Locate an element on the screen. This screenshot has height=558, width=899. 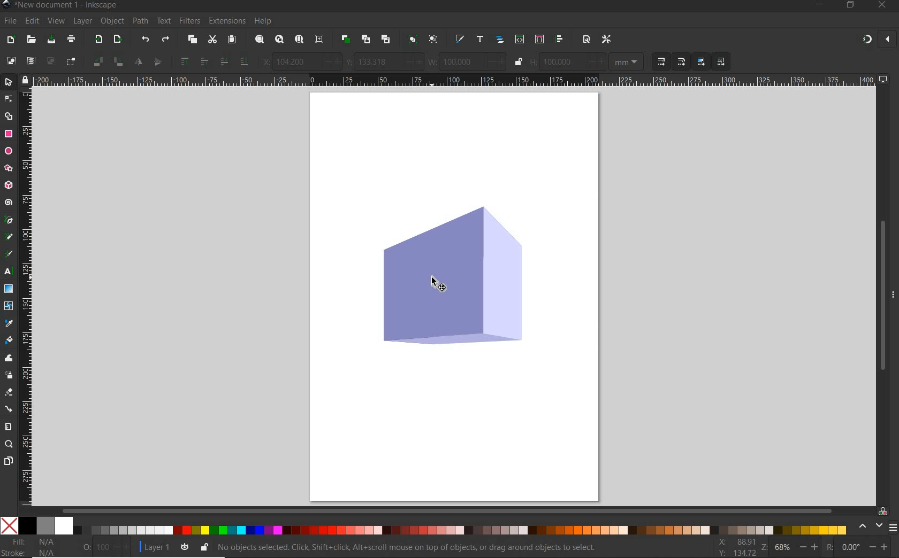
TOGGLE SELECTION BOX is located at coordinates (71, 63).